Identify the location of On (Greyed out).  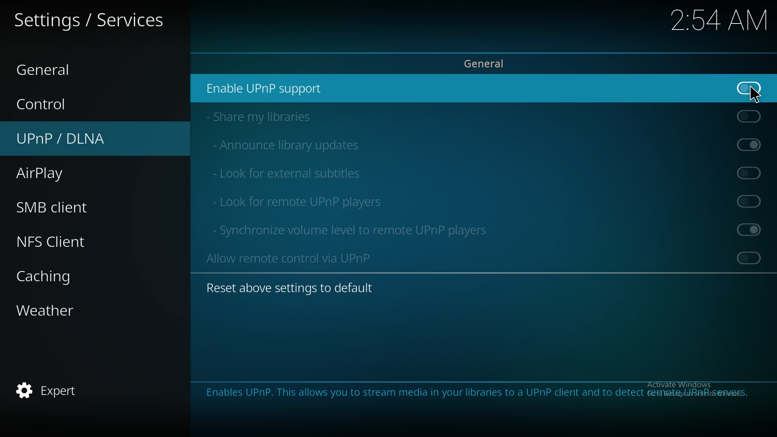
(752, 145).